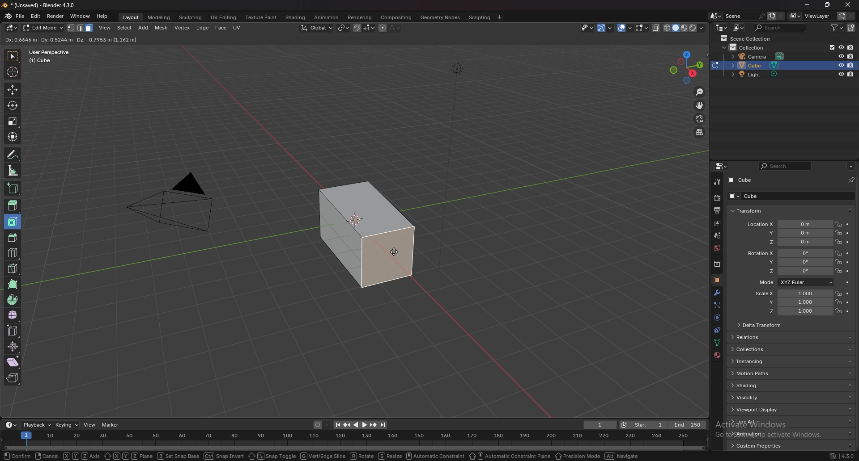  Describe the element at coordinates (857, 315) in the screenshot. I see `scroll bar` at that location.